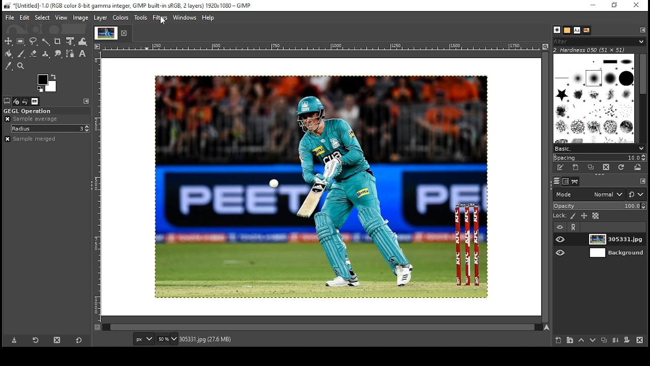  What do you see at coordinates (46, 42) in the screenshot?
I see `fuzzy selection ` at bounding box center [46, 42].